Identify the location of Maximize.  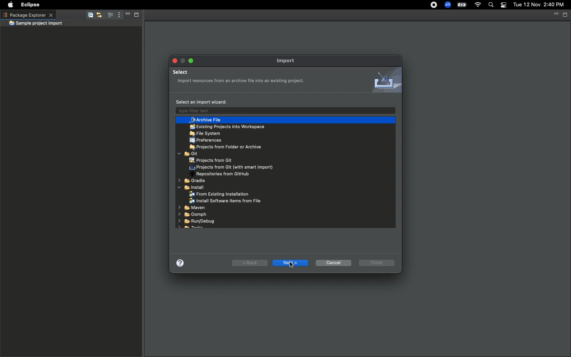
(565, 15).